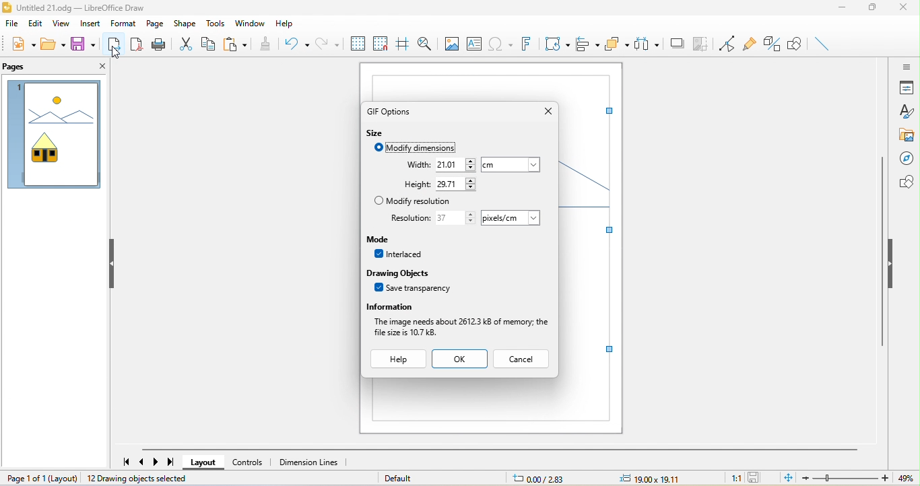 This screenshot has height=486, width=920. Describe the element at coordinates (904, 182) in the screenshot. I see `shapes` at that location.